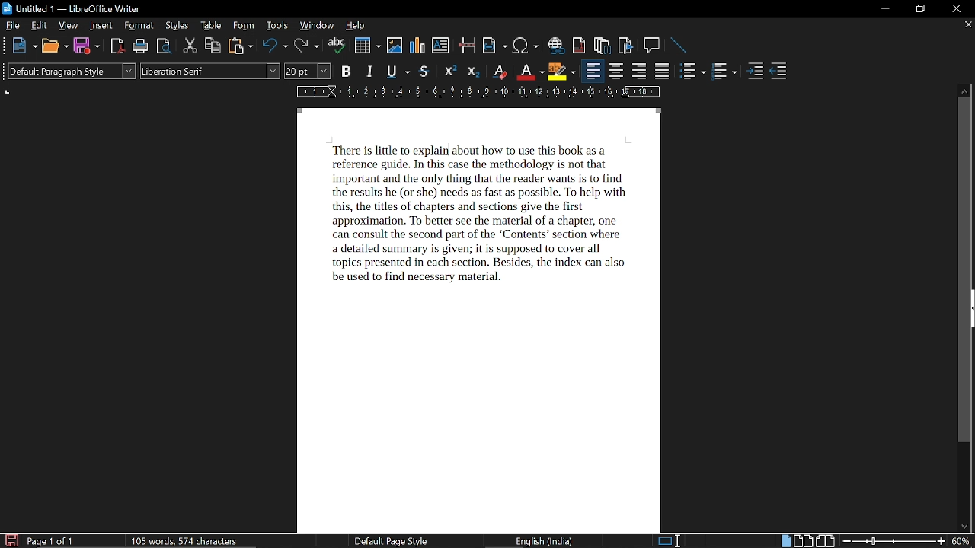  What do you see at coordinates (668, 540) in the screenshot?
I see `selection method` at bounding box center [668, 540].